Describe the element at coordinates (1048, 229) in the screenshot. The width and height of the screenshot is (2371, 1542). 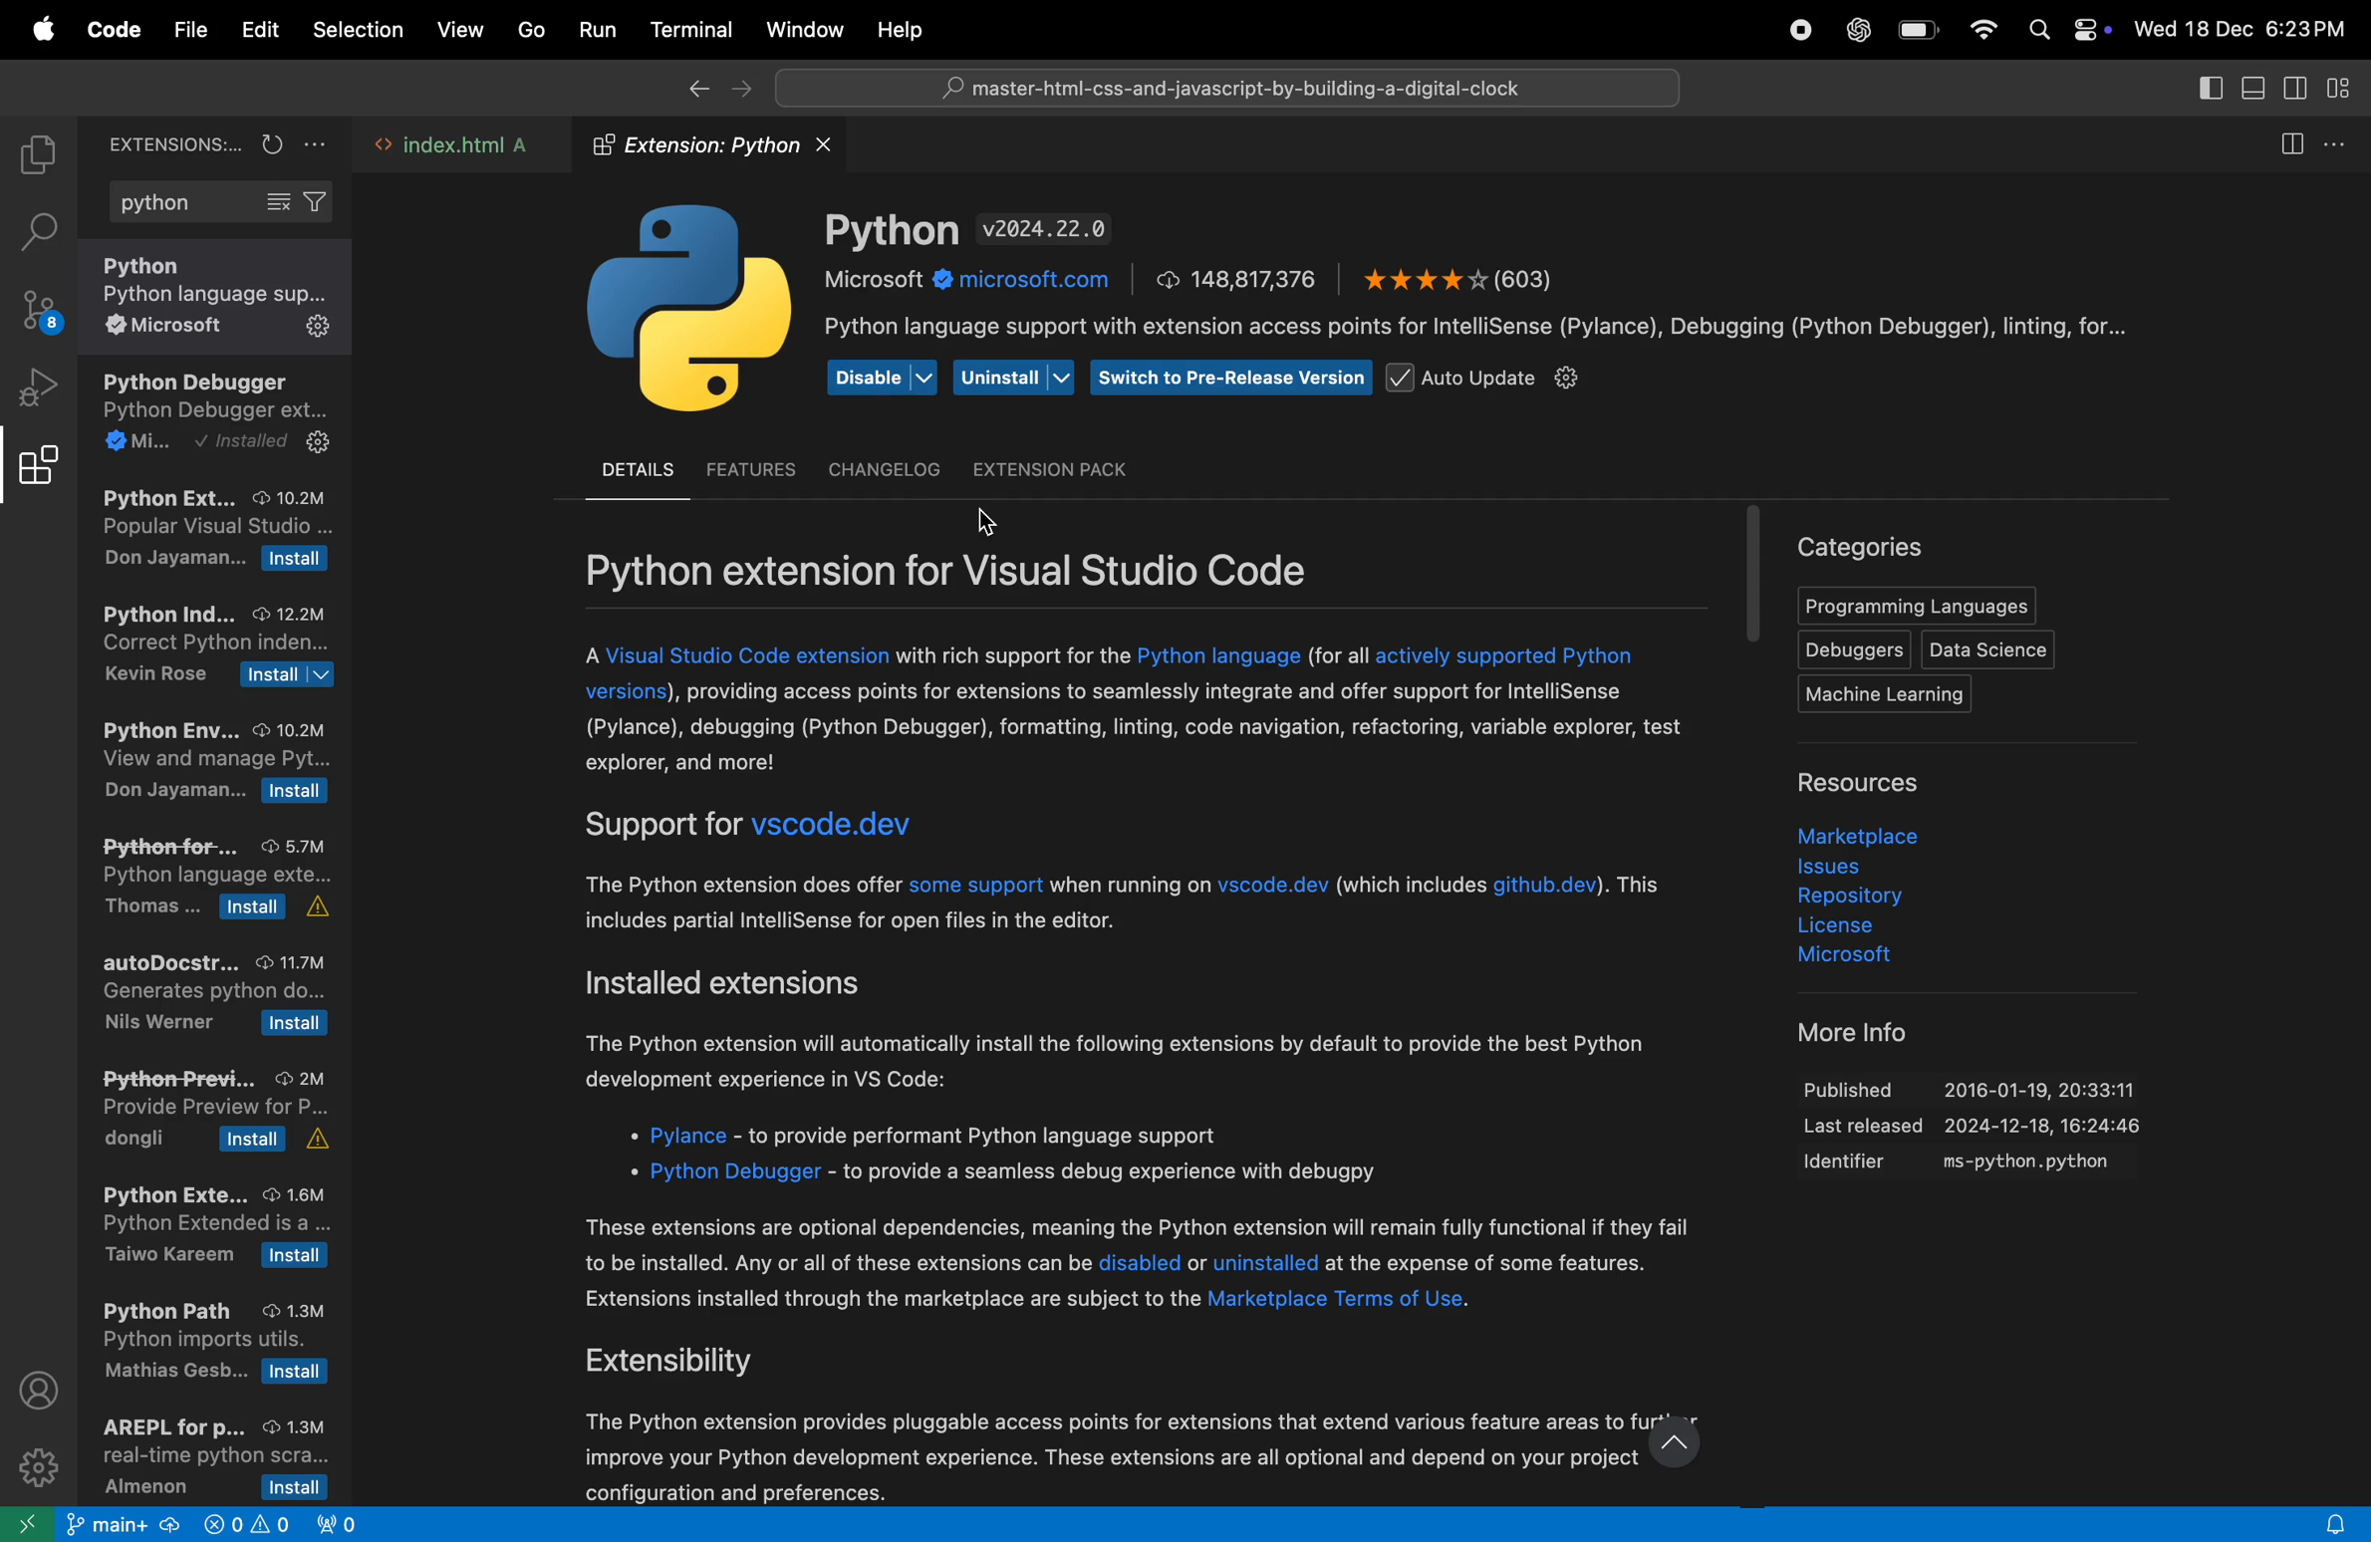
I see `v 2024` at that location.